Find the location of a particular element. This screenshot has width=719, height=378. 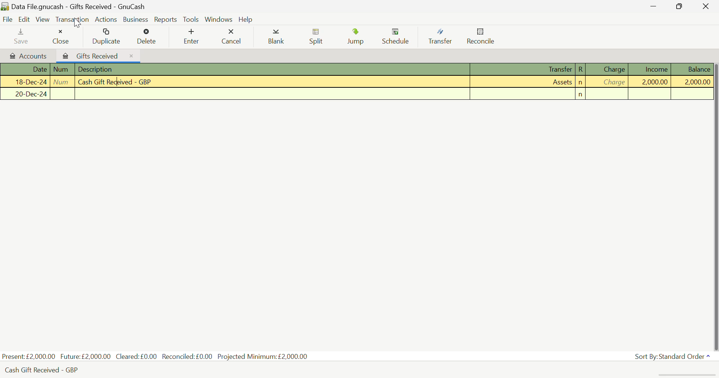

Sort By: Standard Order is located at coordinates (674, 357).